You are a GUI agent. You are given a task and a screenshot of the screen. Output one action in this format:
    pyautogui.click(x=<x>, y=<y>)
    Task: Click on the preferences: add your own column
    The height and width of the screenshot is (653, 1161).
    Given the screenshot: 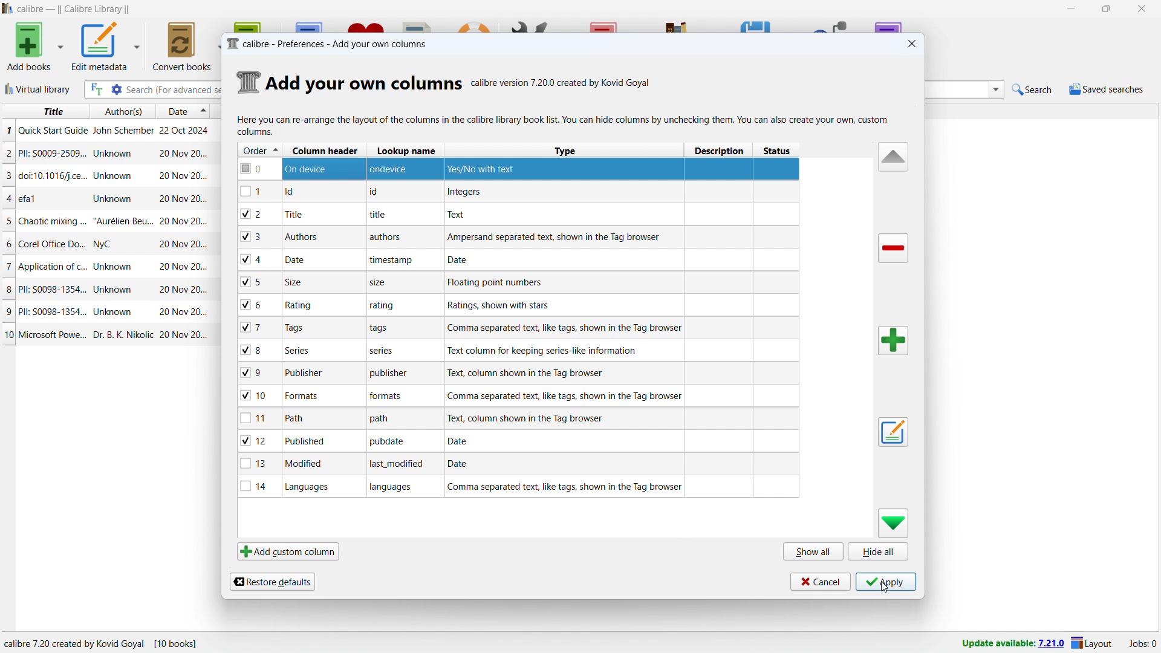 What is the action you would take?
    pyautogui.click(x=329, y=44)
    